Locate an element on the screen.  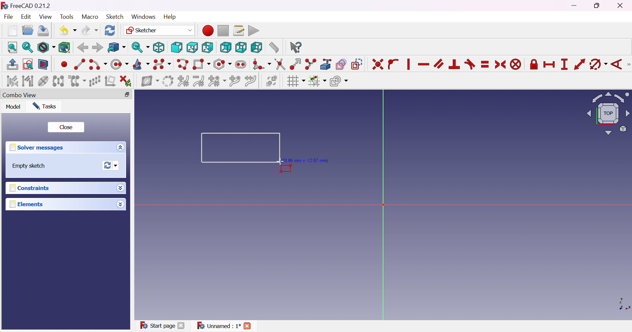
View is located at coordinates (46, 17).